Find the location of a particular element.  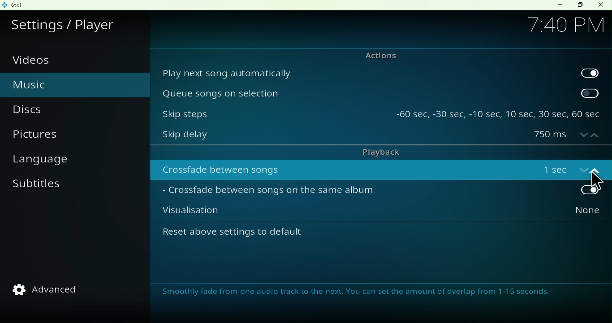

Pictures is located at coordinates (49, 137).